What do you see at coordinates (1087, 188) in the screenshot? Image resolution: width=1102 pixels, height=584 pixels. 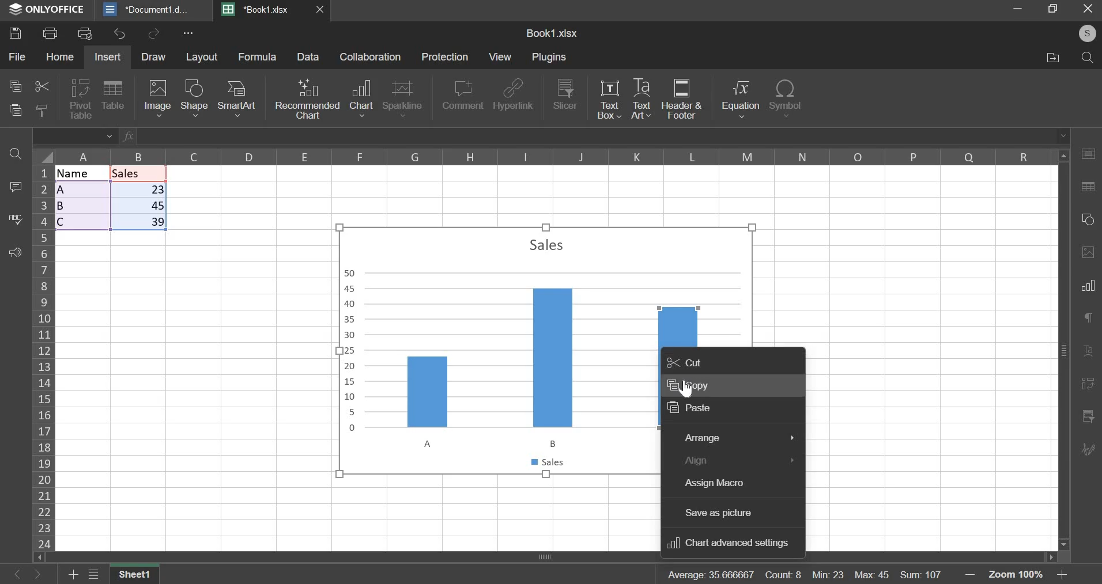 I see `Search/Replace Tool` at bounding box center [1087, 188].